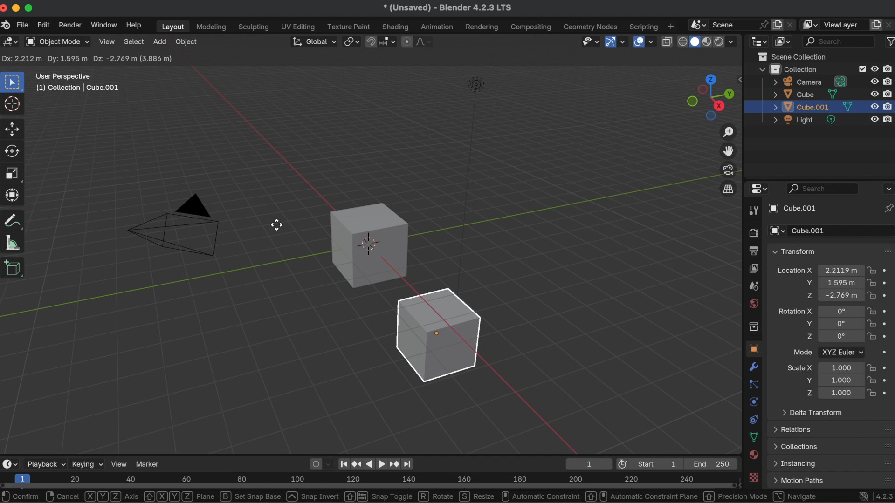 This screenshot has height=503, width=895. Describe the element at coordinates (784, 41) in the screenshot. I see `display mode` at that location.